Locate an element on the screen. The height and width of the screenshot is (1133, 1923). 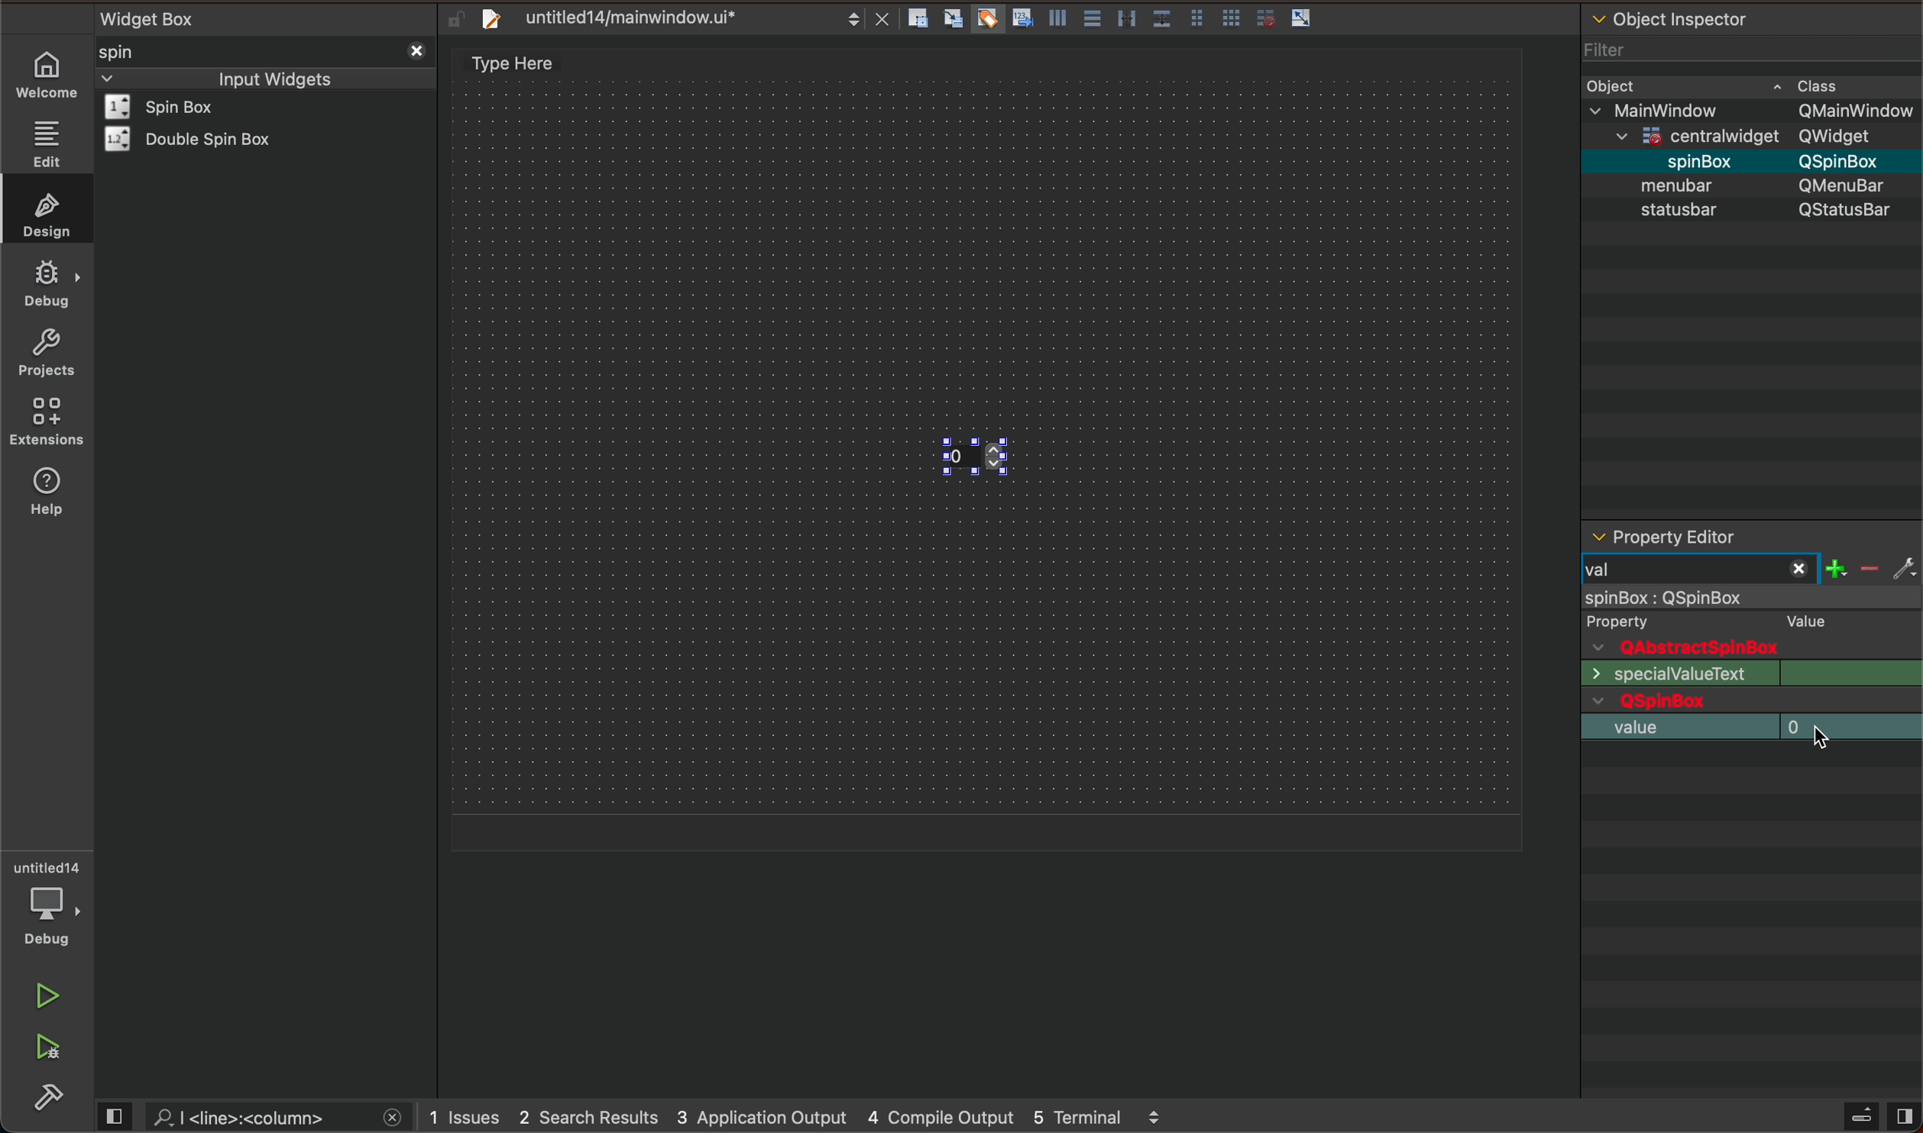
widget box is located at coordinates (270, 17).